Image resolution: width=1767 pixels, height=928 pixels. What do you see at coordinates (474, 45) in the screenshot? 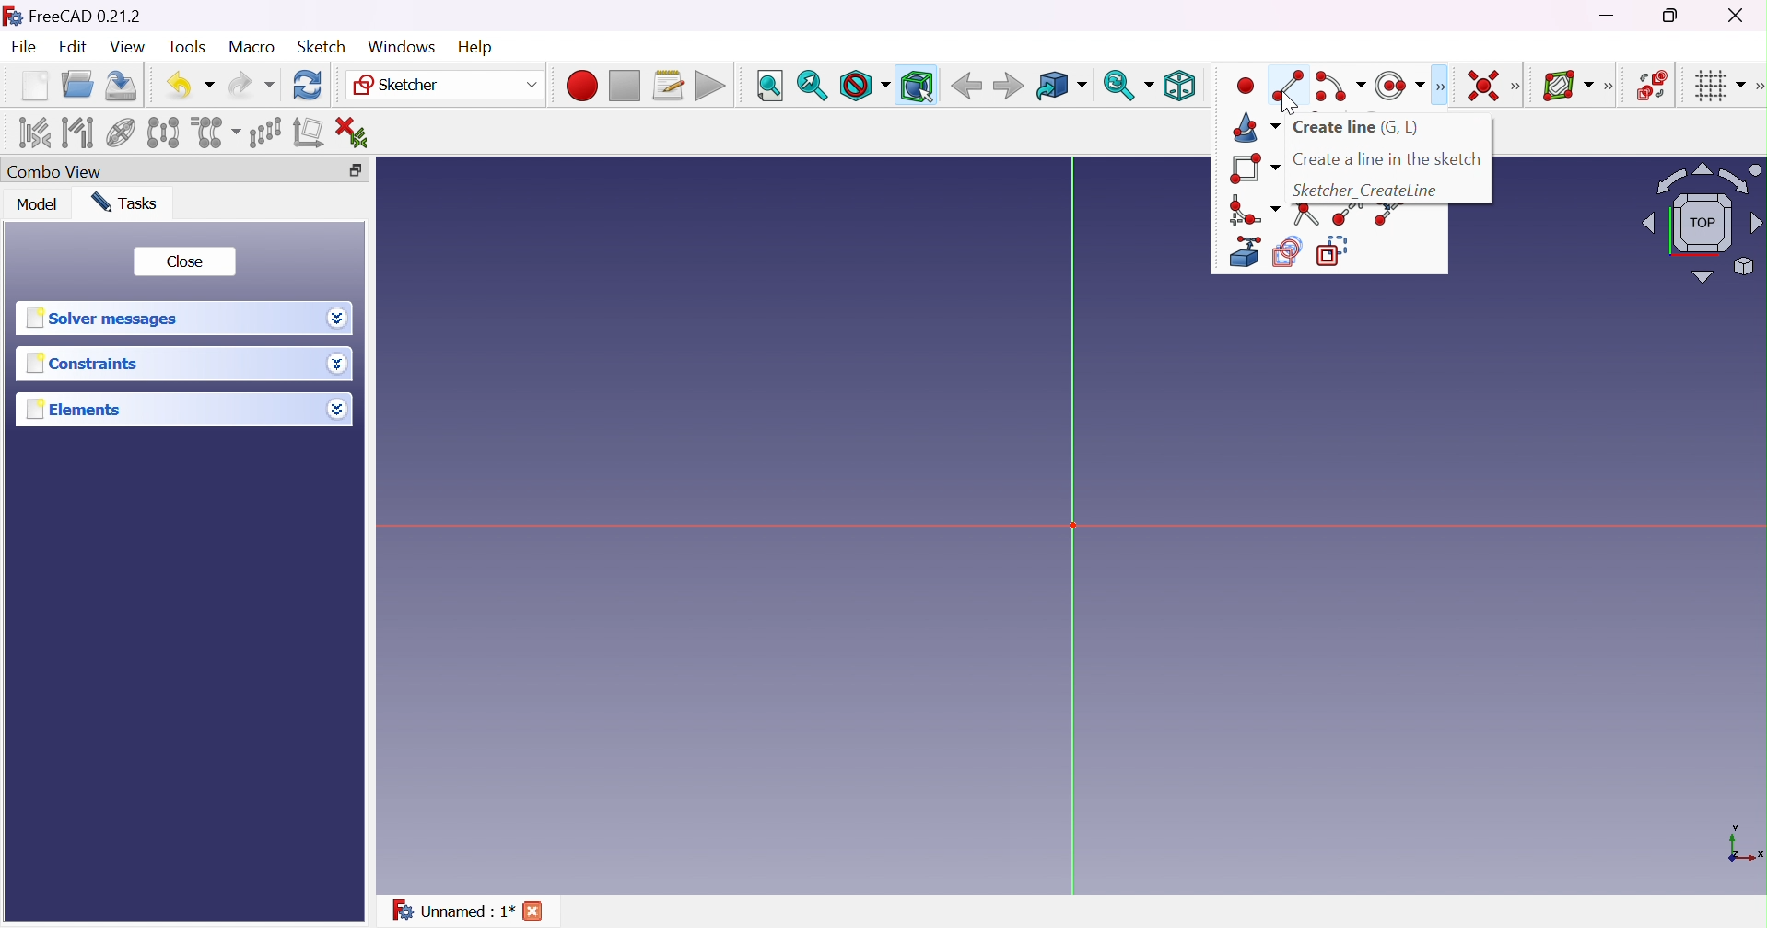
I see `Help` at bounding box center [474, 45].